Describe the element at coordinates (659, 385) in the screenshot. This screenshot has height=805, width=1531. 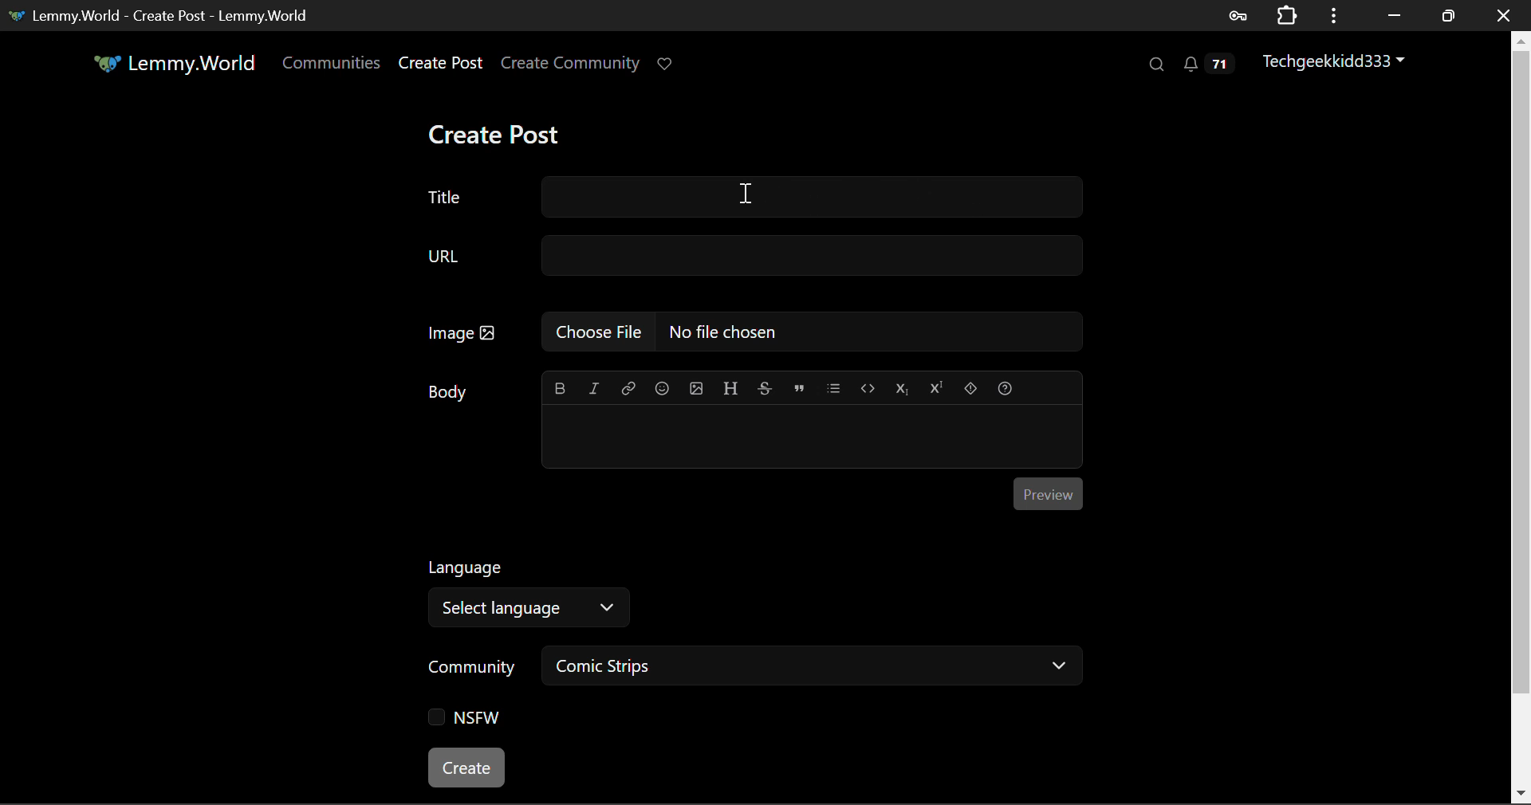
I see `emoji` at that location.